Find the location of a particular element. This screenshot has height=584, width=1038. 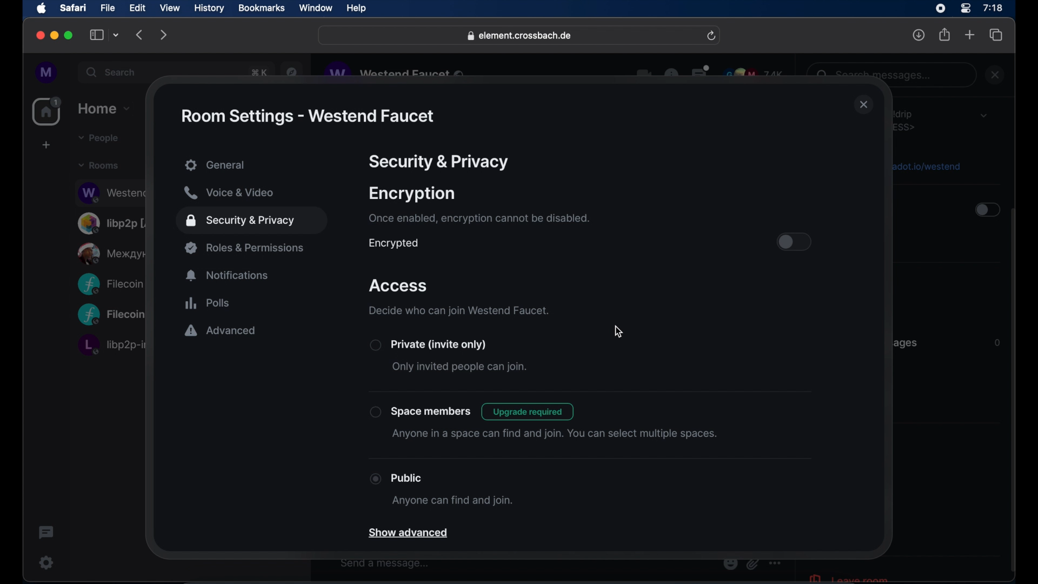

anyone can find and join is located at coordinates (451, 501).